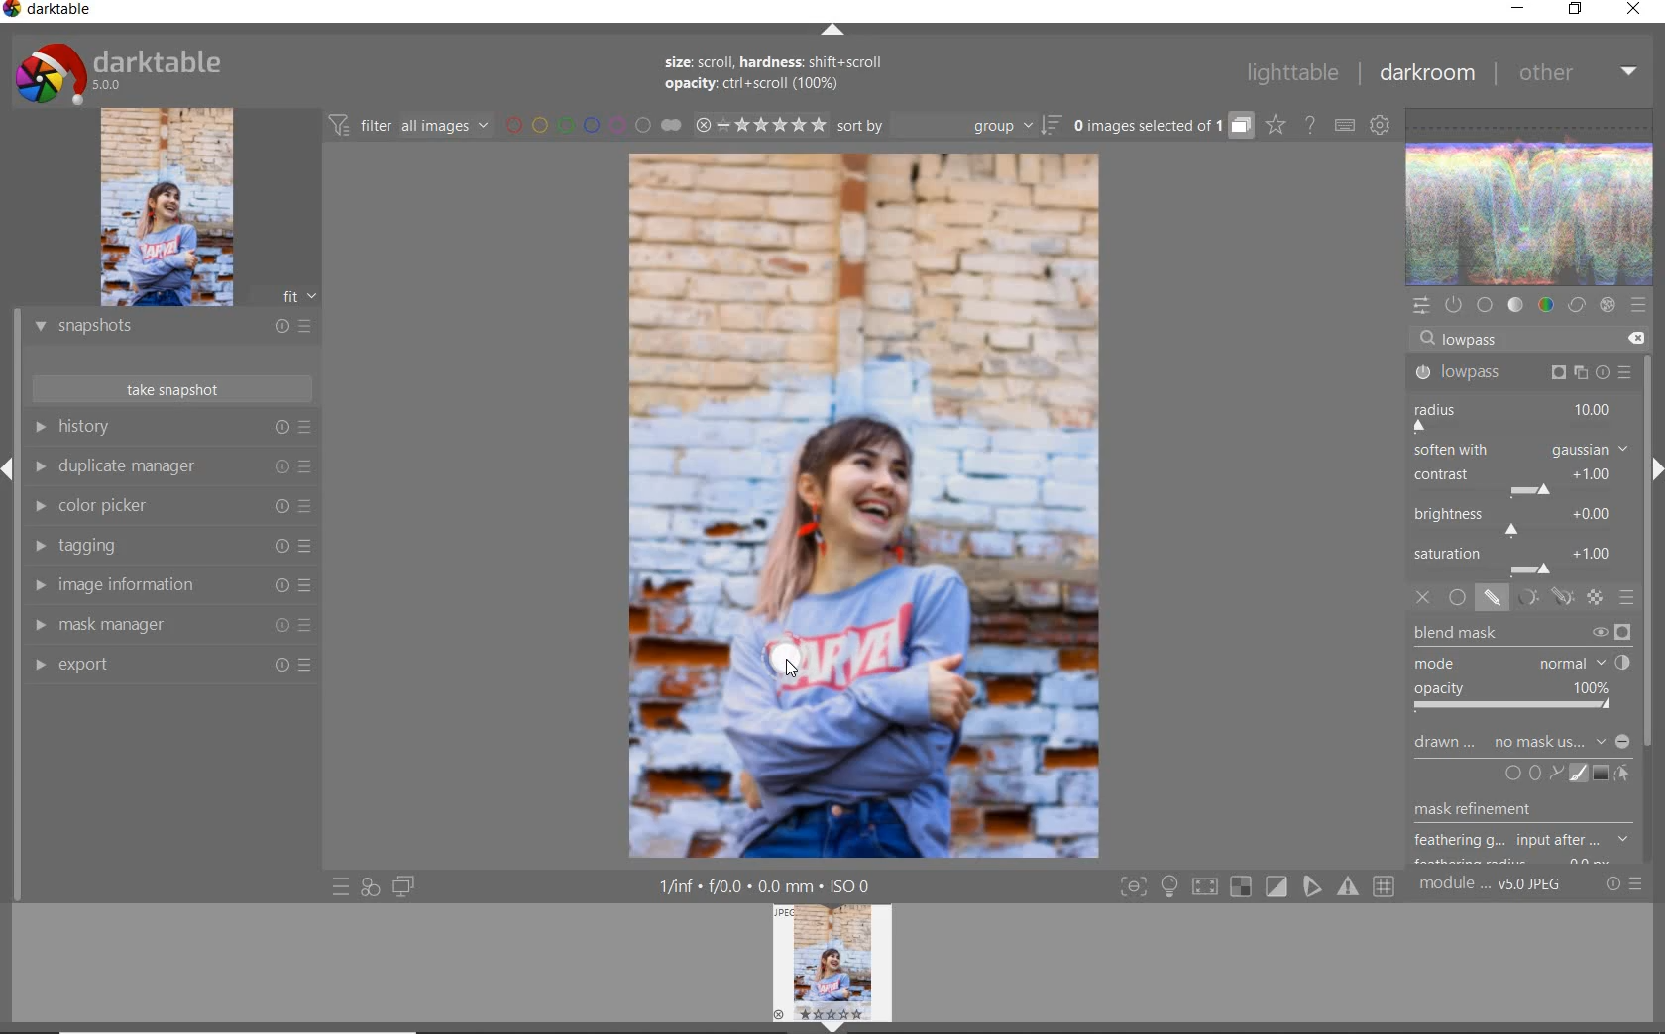 This screenshot has width=1665, height=1034. I want to click on module..v50JPEG, so click(1494, 885).